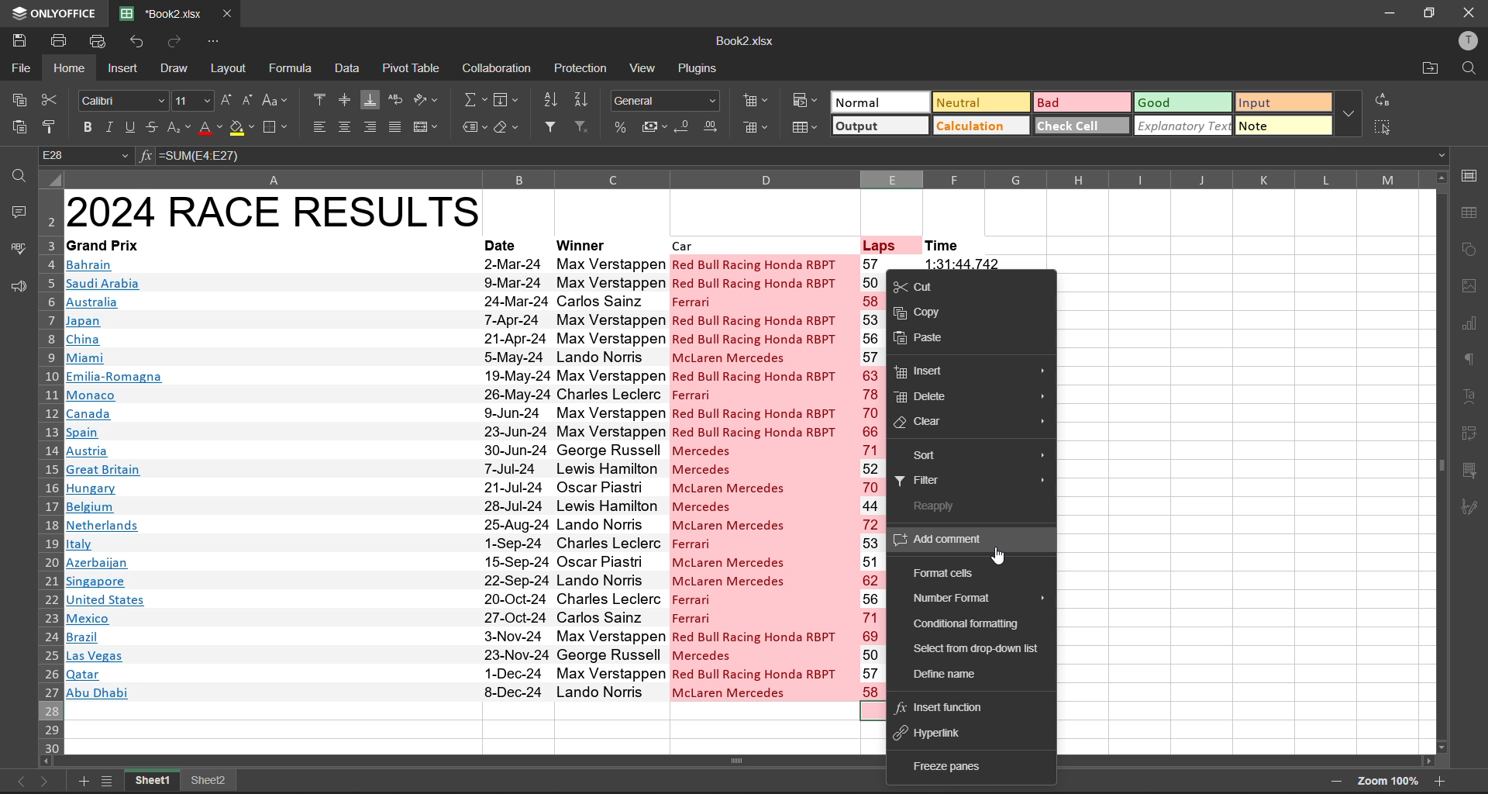 Image resolution: width=1488 pixels, height=794 pixels. I want to click on align left, so click(321, 127).